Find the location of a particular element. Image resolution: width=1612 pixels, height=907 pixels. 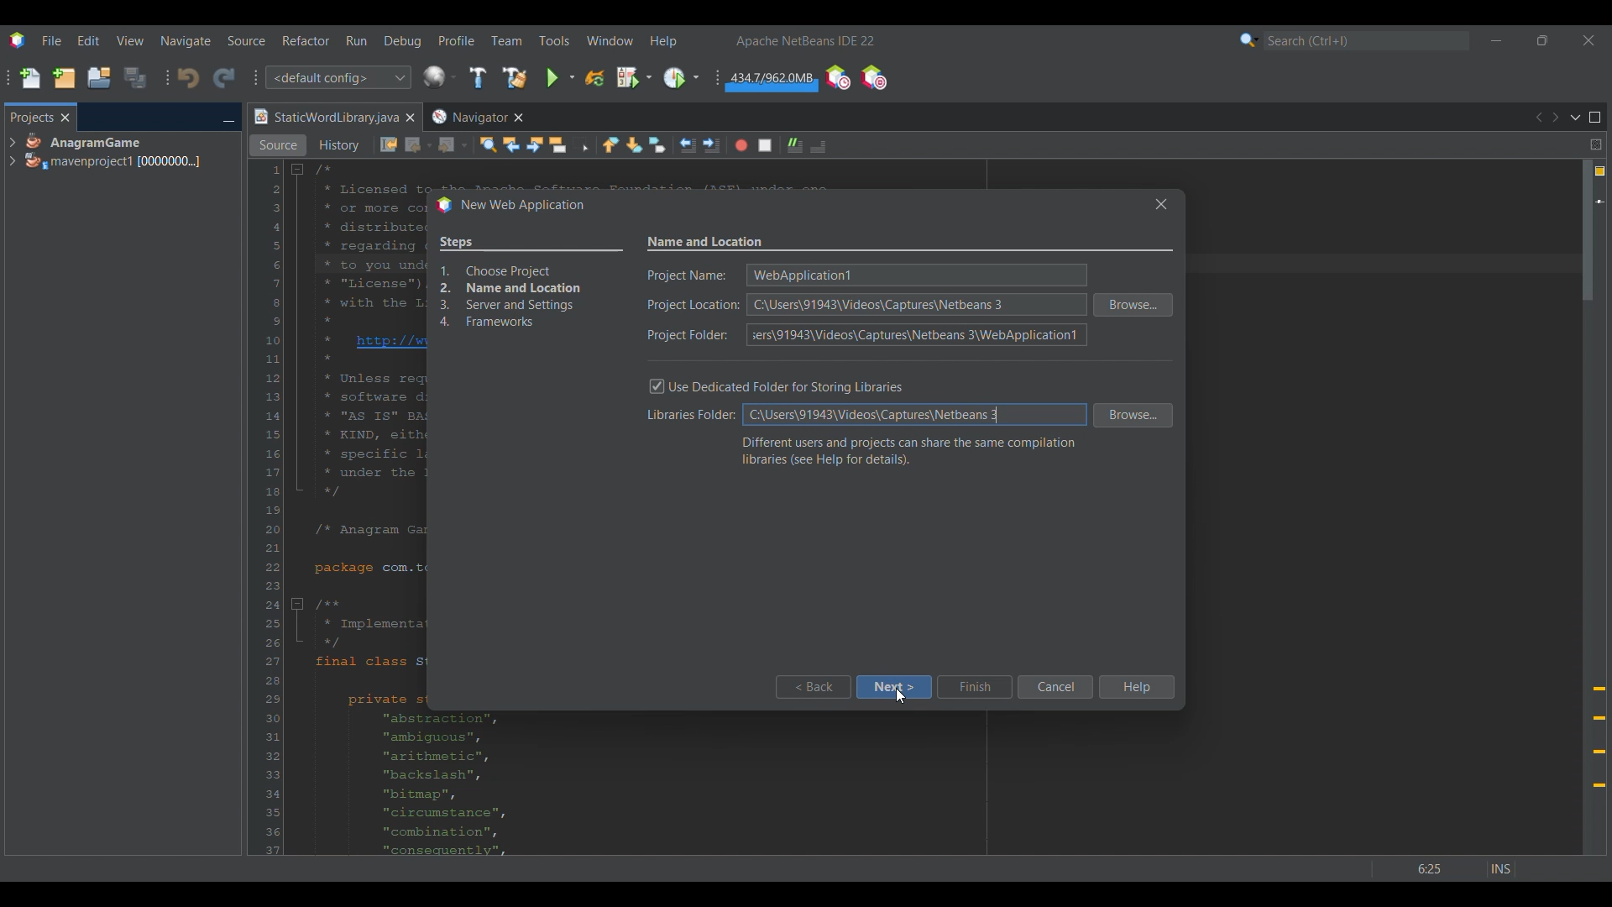

Debug menu is located at coordinates (403, 41).